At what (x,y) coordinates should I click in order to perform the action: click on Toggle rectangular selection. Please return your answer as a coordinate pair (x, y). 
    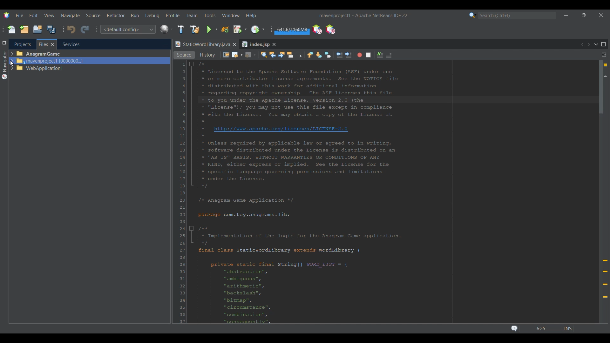
    Looking at the image, I should click on (299, 55).